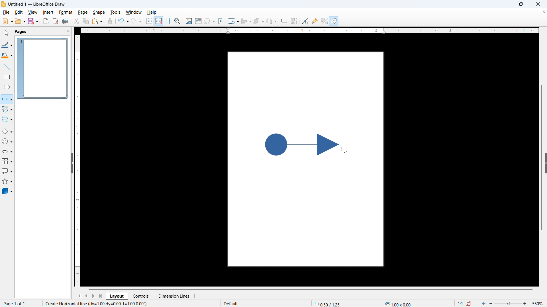 This screenshot has width=547, height=307. Describe the element at coordinates (7, 67) in the screenshot. I see `Line ` at that location.